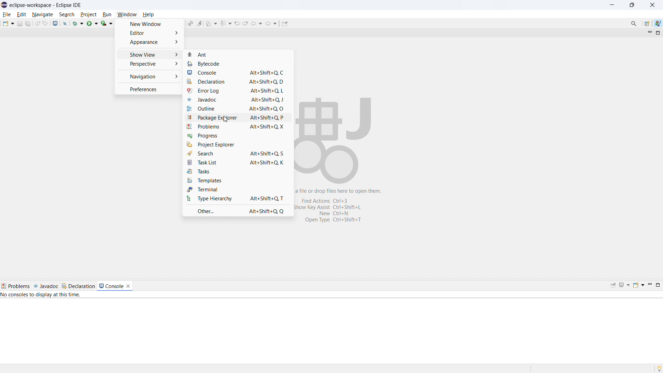 The width and height of the screenshot is (663, 373). Describe the element at coordinates (107, 14) in the screenshot. I see `run` at that location.